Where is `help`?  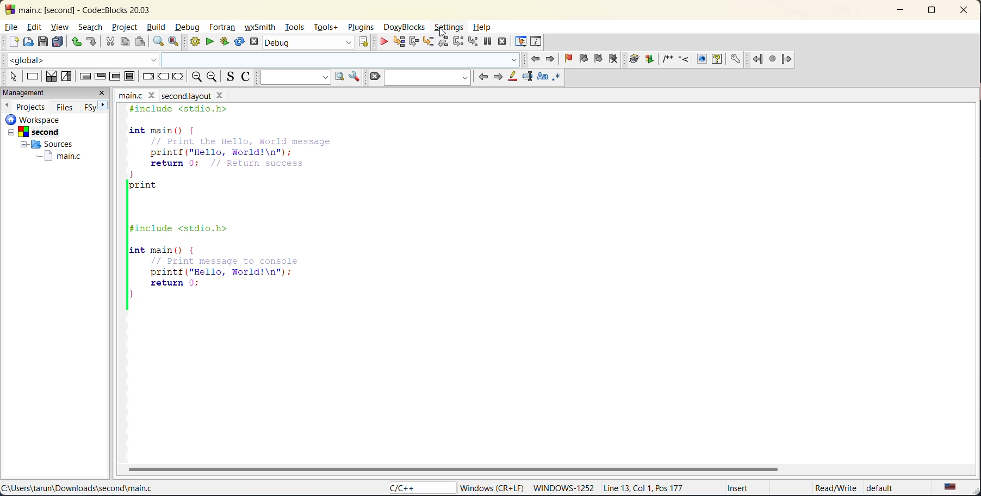
help is located at coordinates (483, 28).